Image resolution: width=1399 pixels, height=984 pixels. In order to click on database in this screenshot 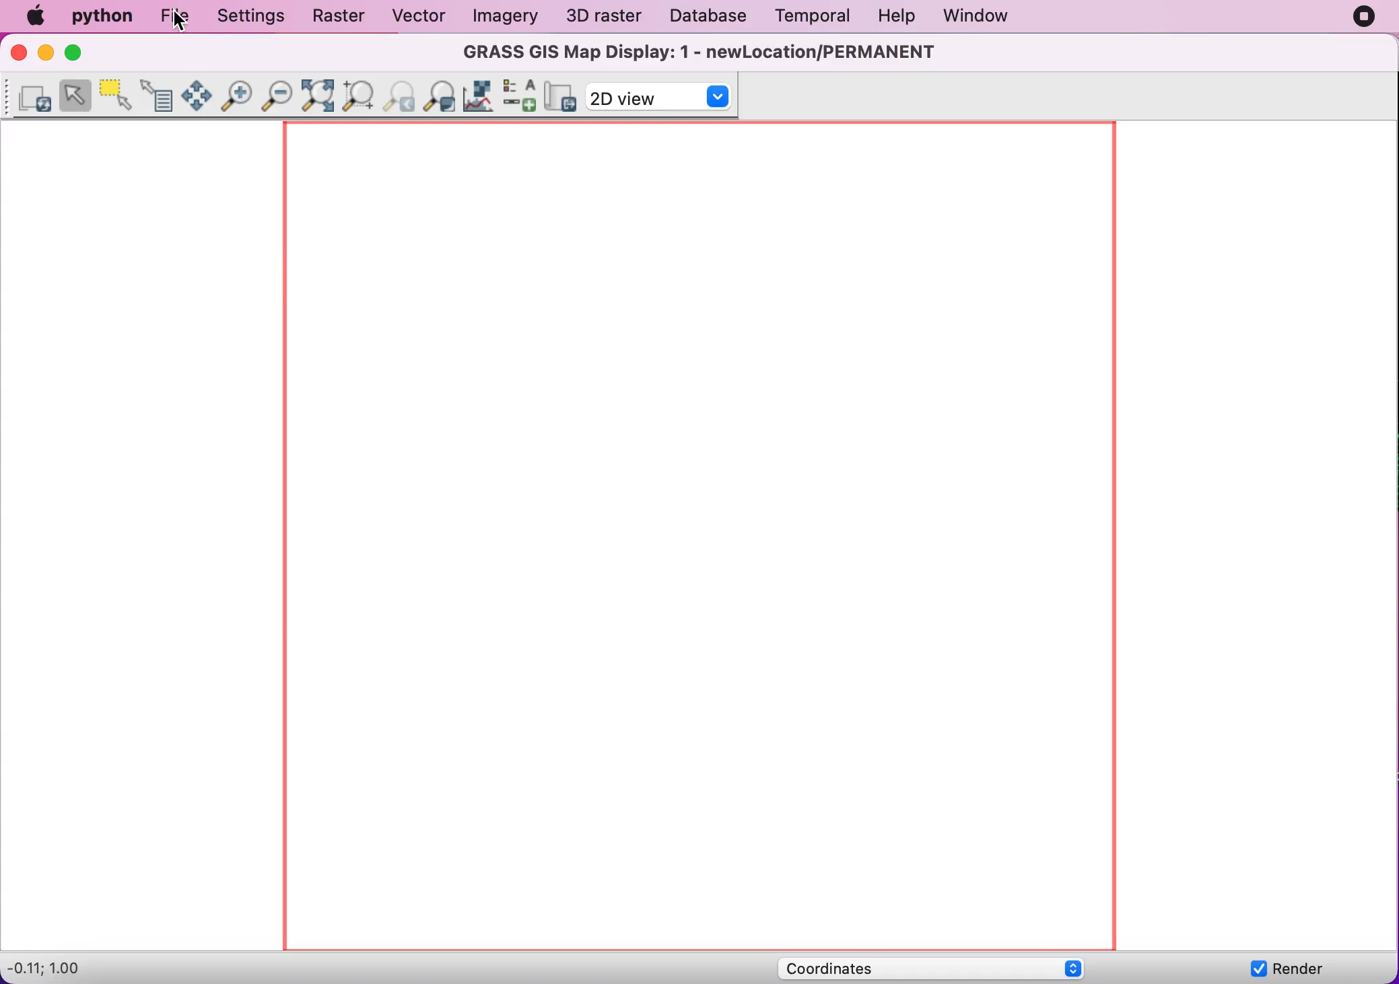, I will do `click(712, 17)`.